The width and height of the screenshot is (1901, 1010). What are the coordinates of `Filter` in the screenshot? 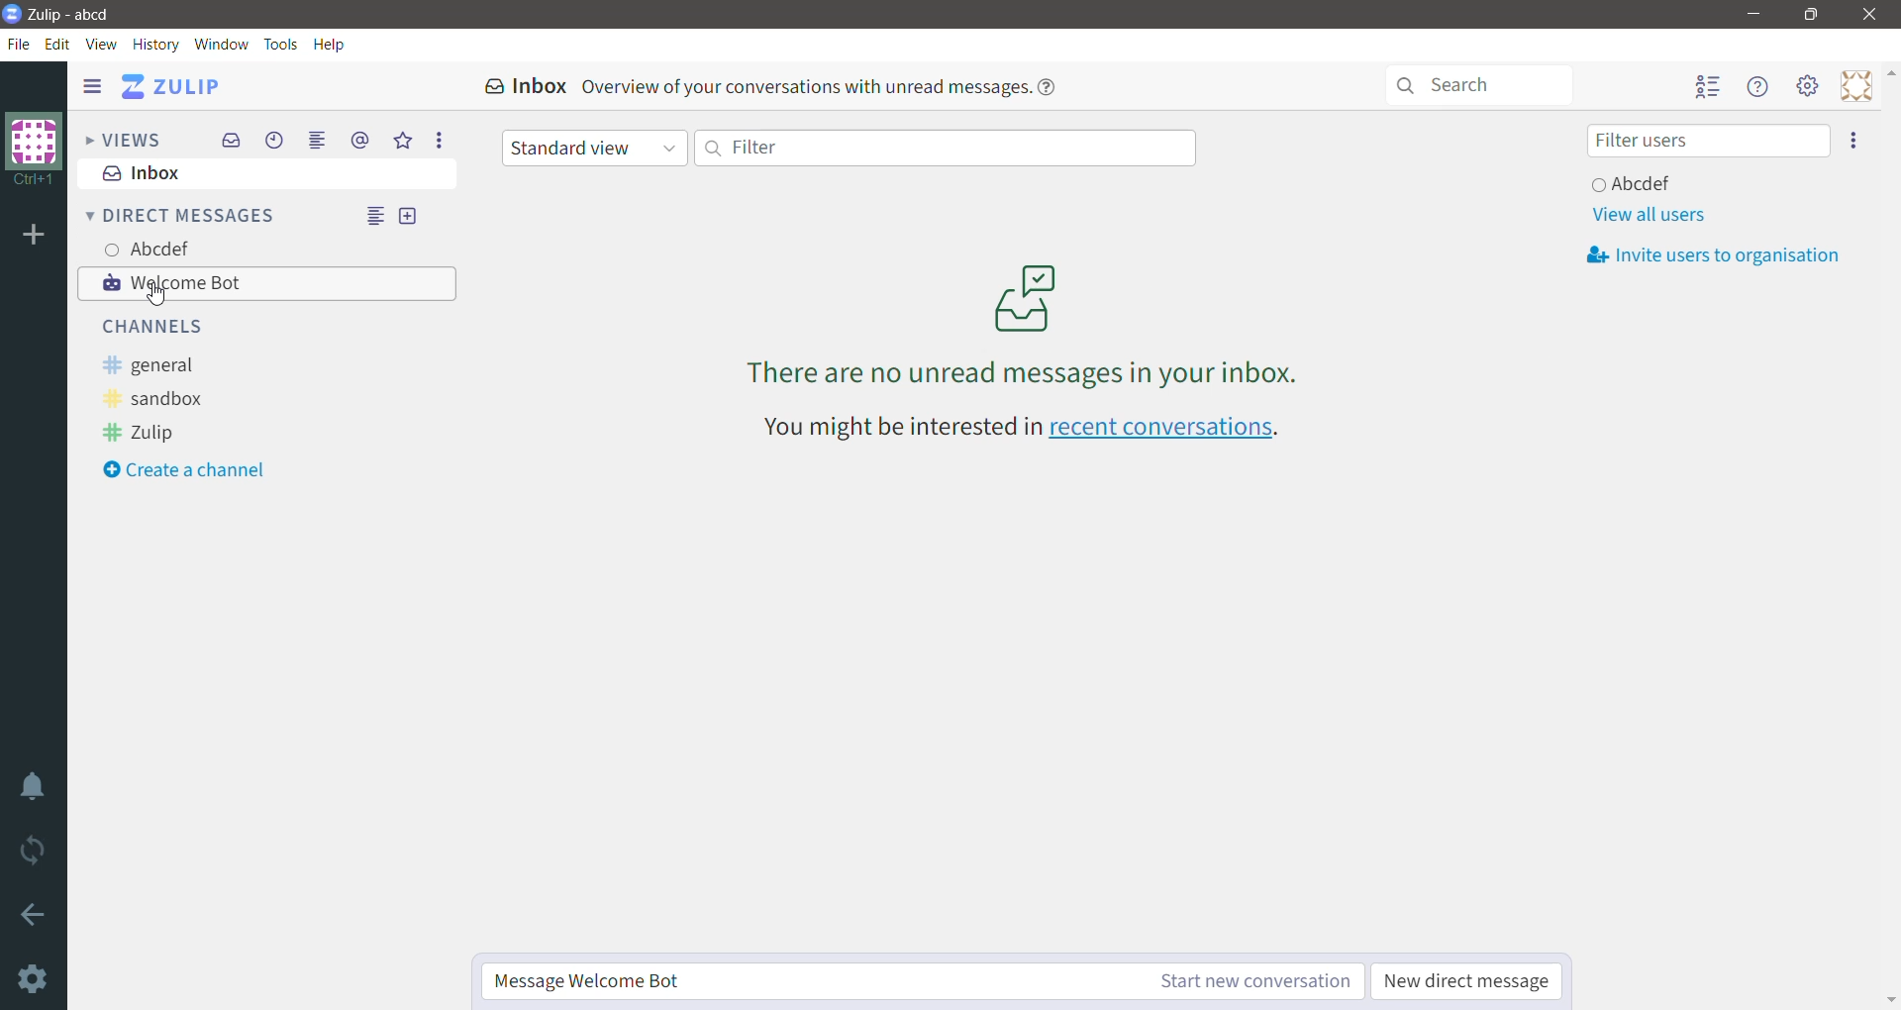 It's located at (944, 148).